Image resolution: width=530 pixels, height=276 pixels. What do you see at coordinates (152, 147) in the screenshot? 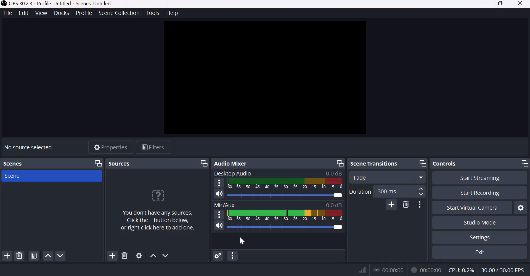
I see `Filters` at bounding box center [152, 147].